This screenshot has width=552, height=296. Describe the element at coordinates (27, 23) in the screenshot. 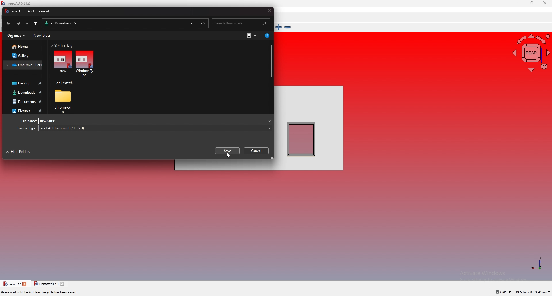

I see `recent` at that location.